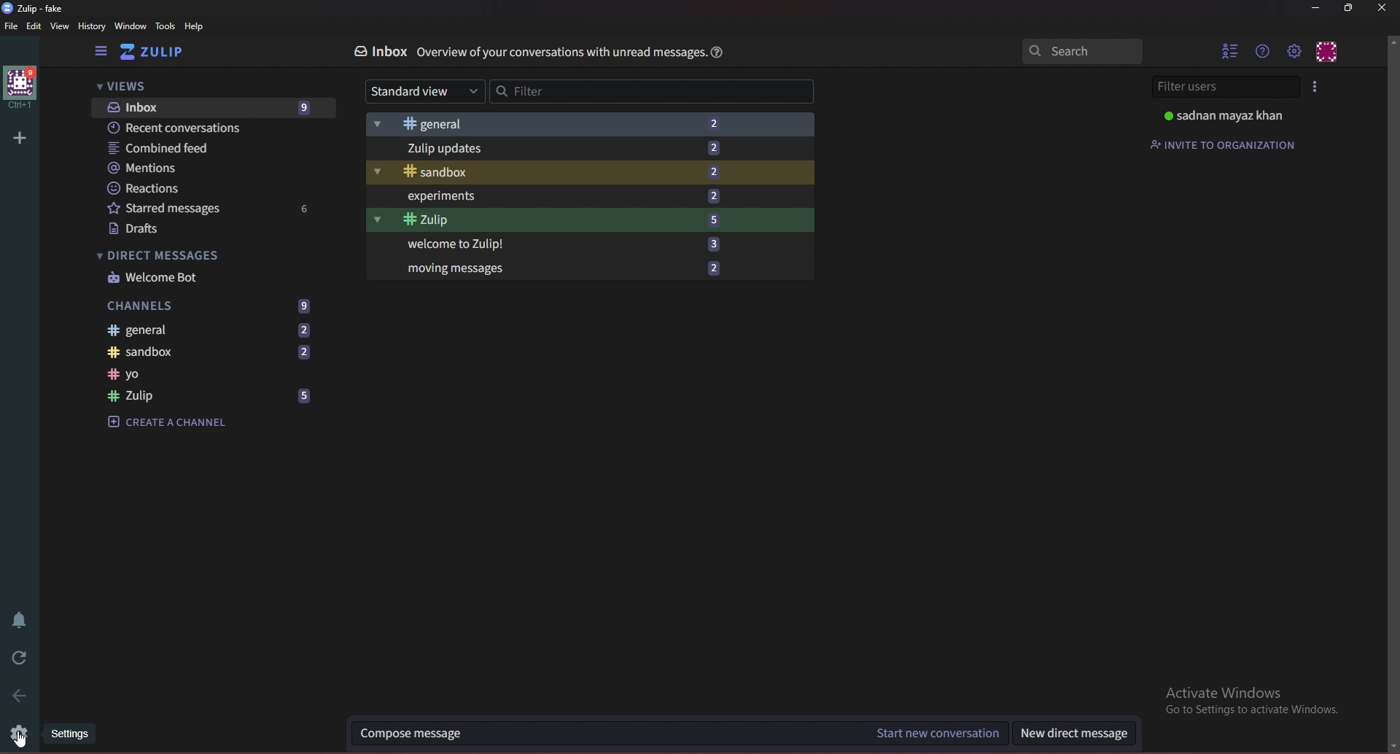 This screenshot has height=754, width=1400. I want to click on Settings, so click(20, 734).